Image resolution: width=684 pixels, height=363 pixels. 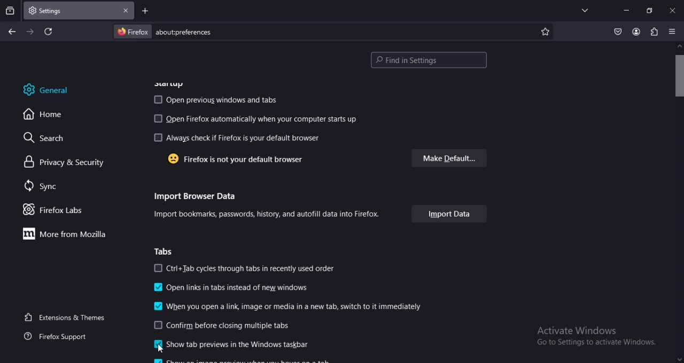 I want to click on open application menu, so click(x=671, y=31).